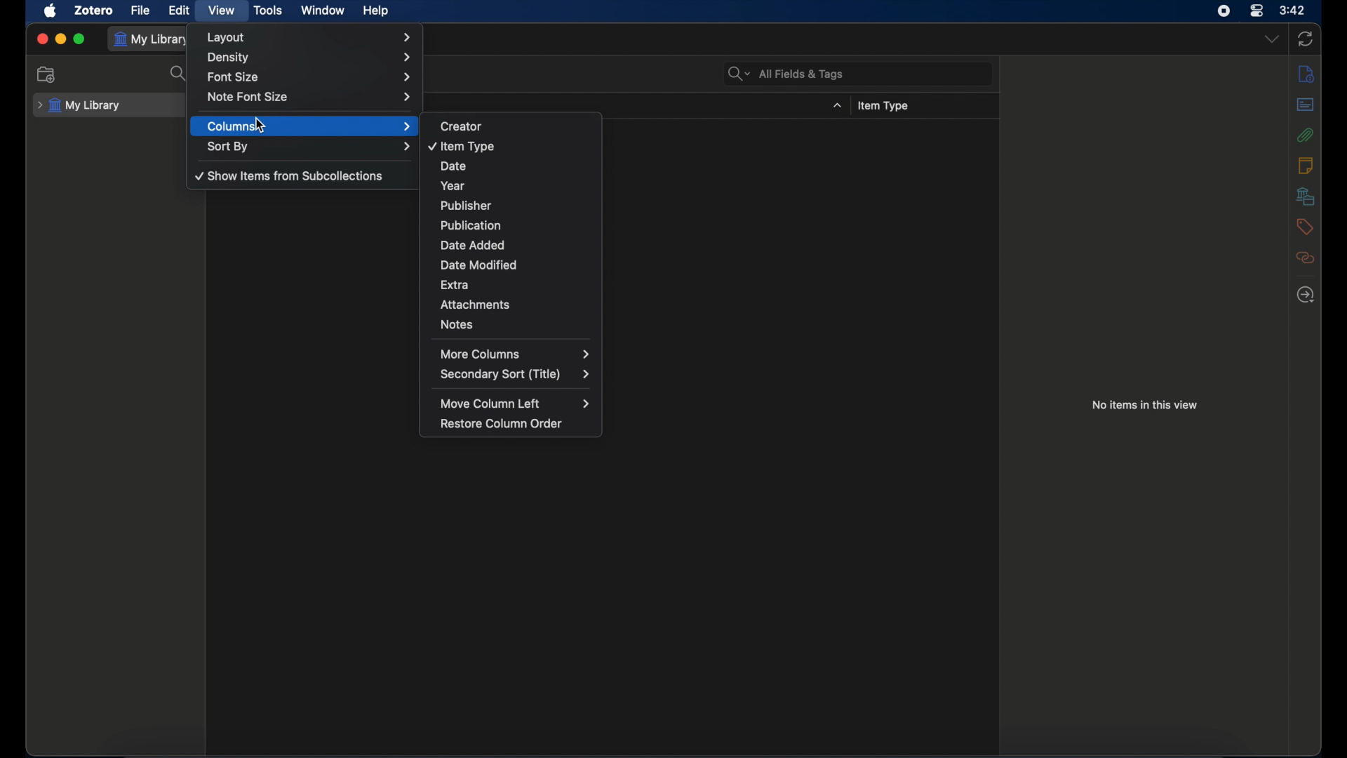 This screenshot has width=1347, height=758. I want to click on search, so click(180, 74).